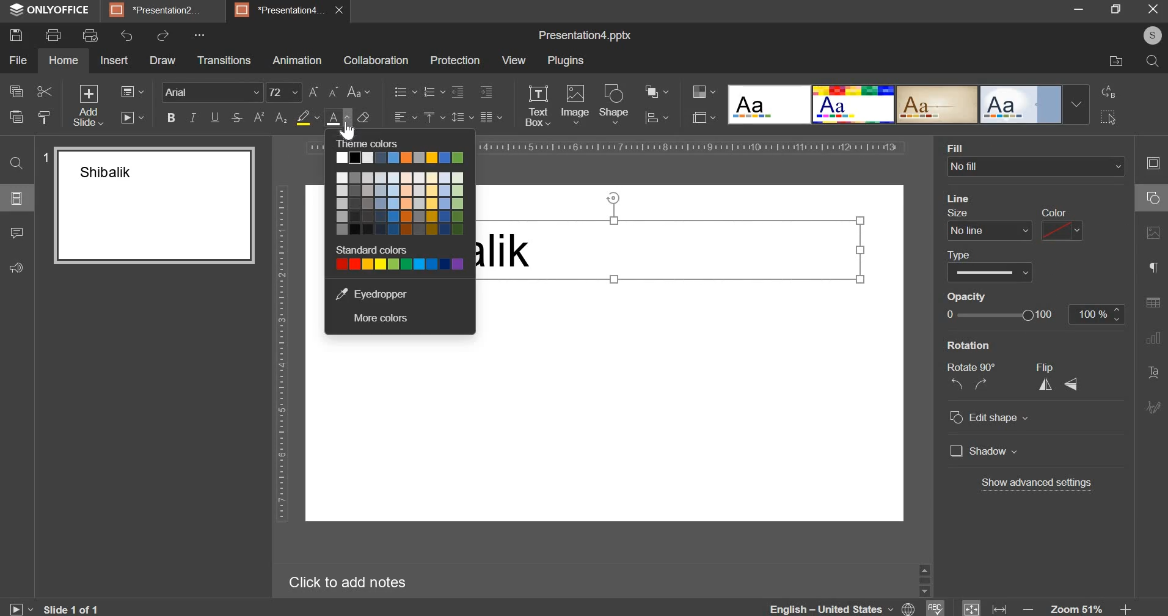 The width and height of the screenshot is (1168, 616). Describe the element at coordinates (704, 91) in the screenshot. I see `change color themes` at that location.